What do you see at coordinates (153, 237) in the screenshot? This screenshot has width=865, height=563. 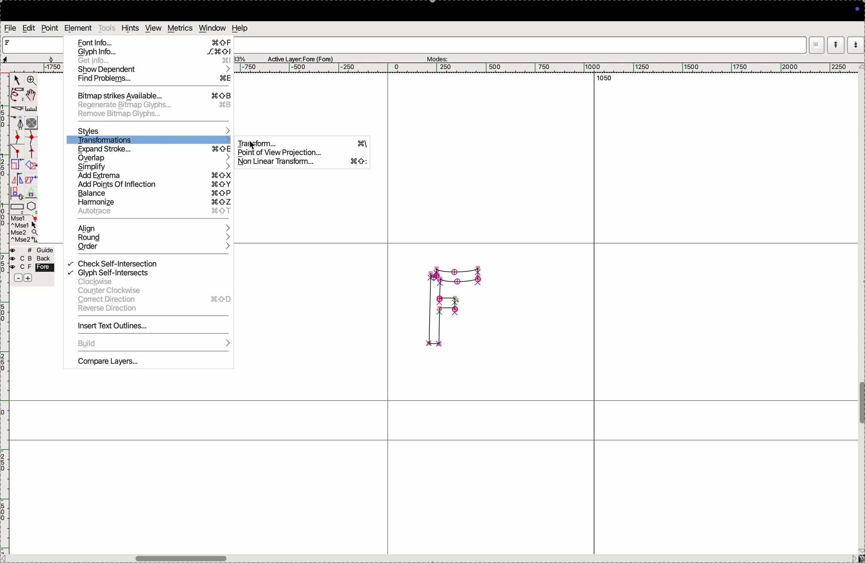 I see `round` at bounding box center [153, 237].